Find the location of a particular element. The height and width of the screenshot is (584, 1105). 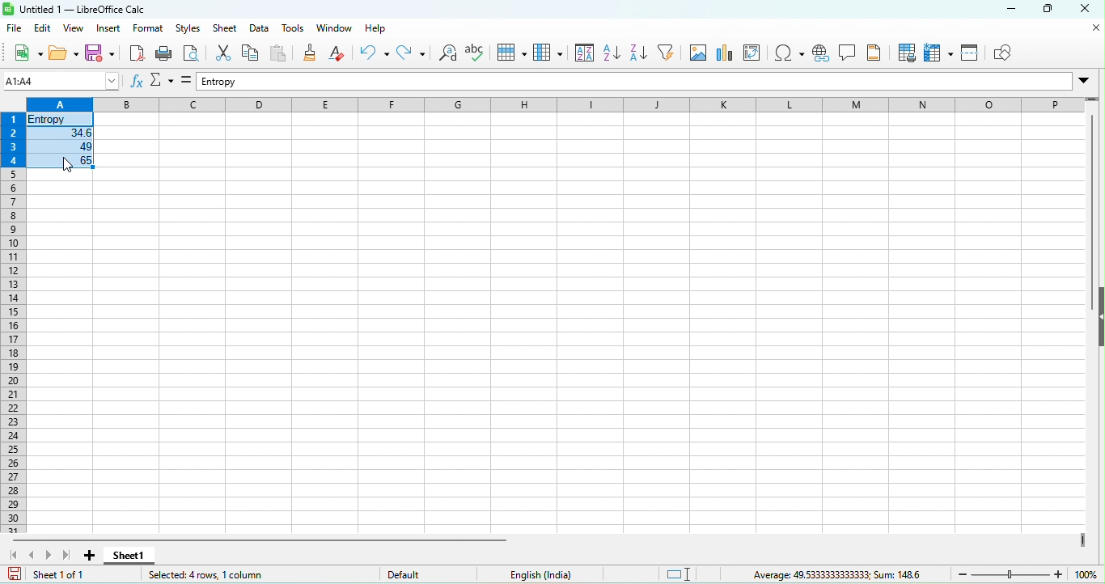

row is located at coordinates (510, 52).